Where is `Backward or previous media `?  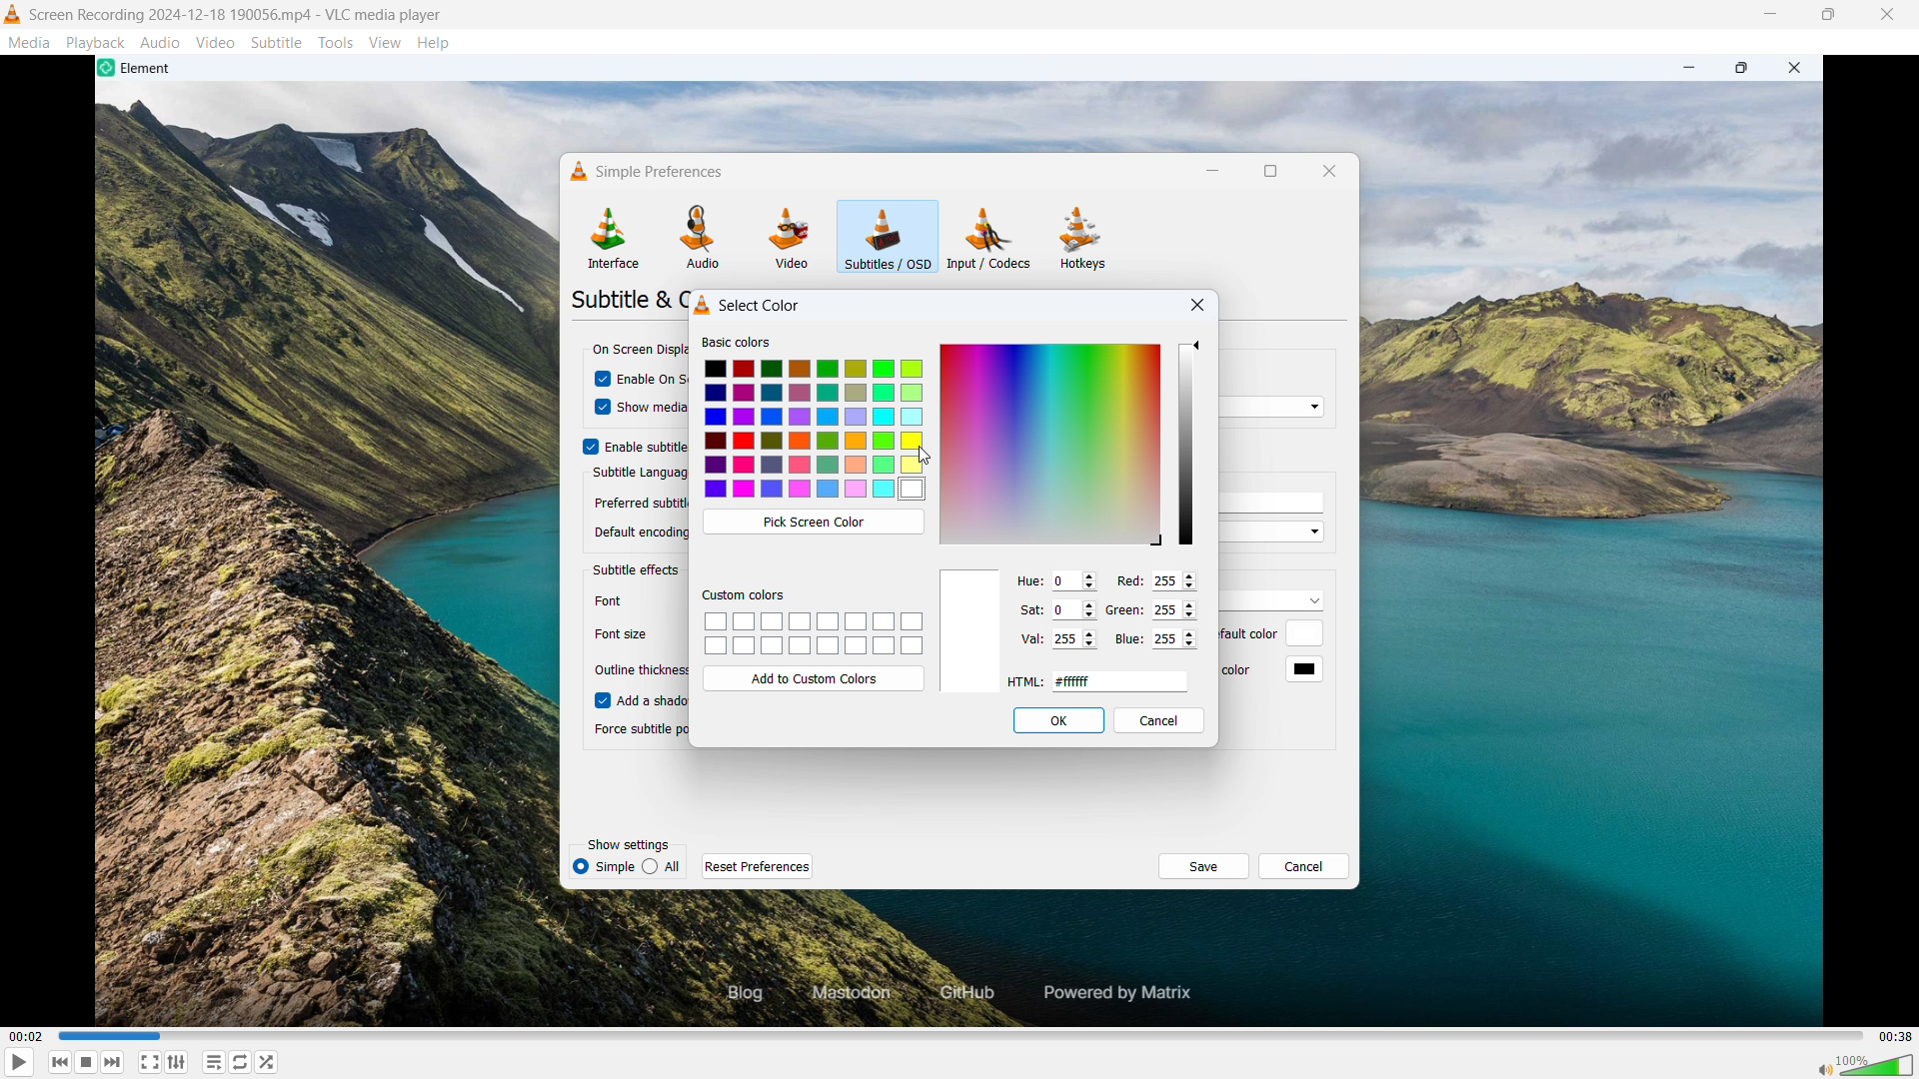 Backward or previous media  is located at coordinates (113, 1062).